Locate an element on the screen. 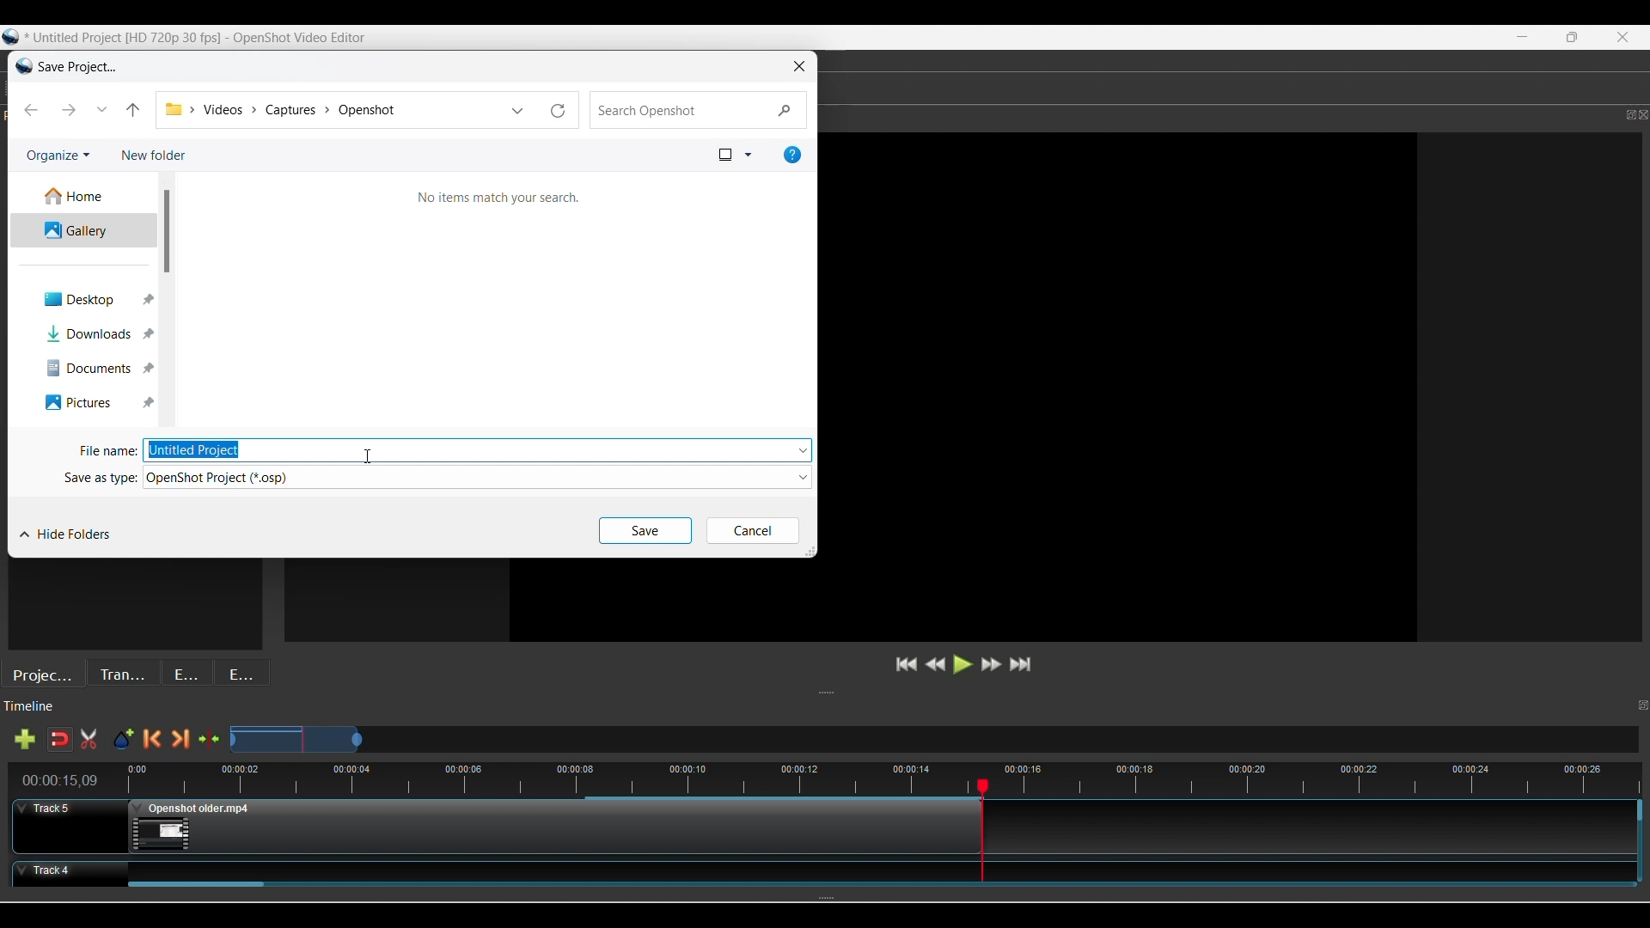  Timeline Panel is located at coordinates (810, 711).